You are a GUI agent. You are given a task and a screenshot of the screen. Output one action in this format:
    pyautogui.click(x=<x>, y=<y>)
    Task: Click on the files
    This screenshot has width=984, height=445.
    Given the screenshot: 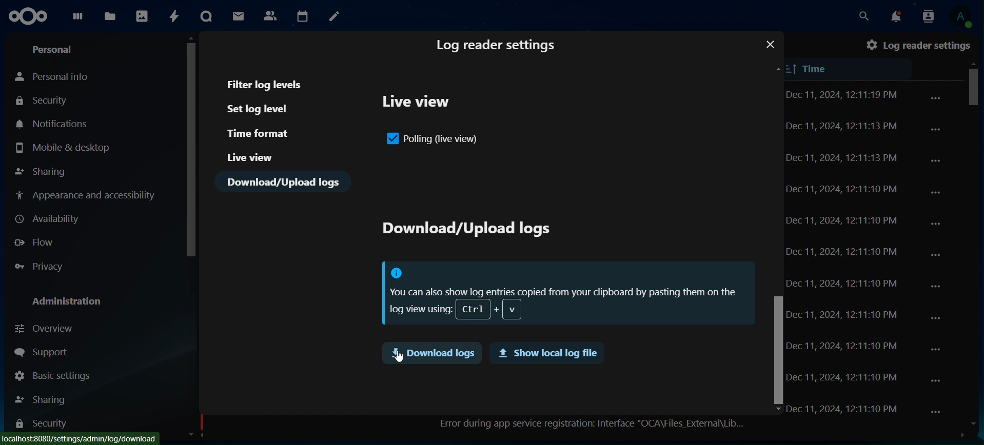 What is the action you would take?
    pyautogui.click(x=109, y=16)
    